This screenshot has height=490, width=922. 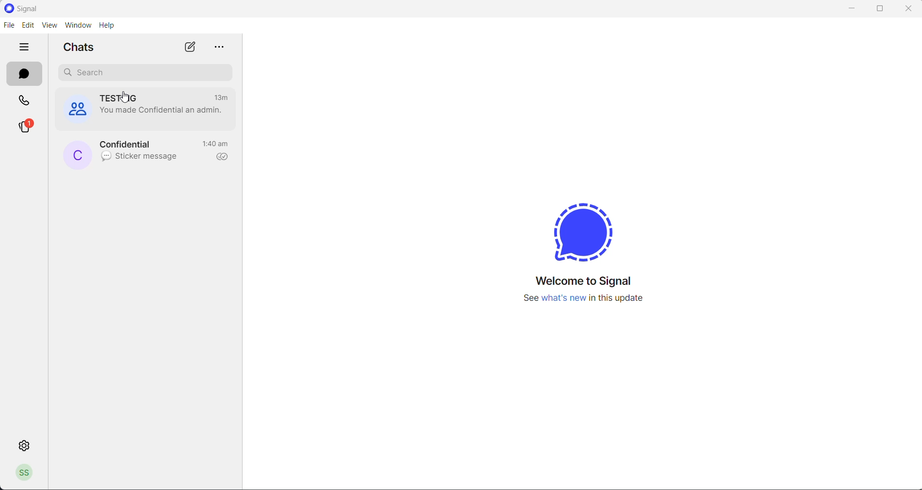 What do you see at coordinates (217, 143) in the screenshot?
I see `last active time` at bounding box center [217, 143].